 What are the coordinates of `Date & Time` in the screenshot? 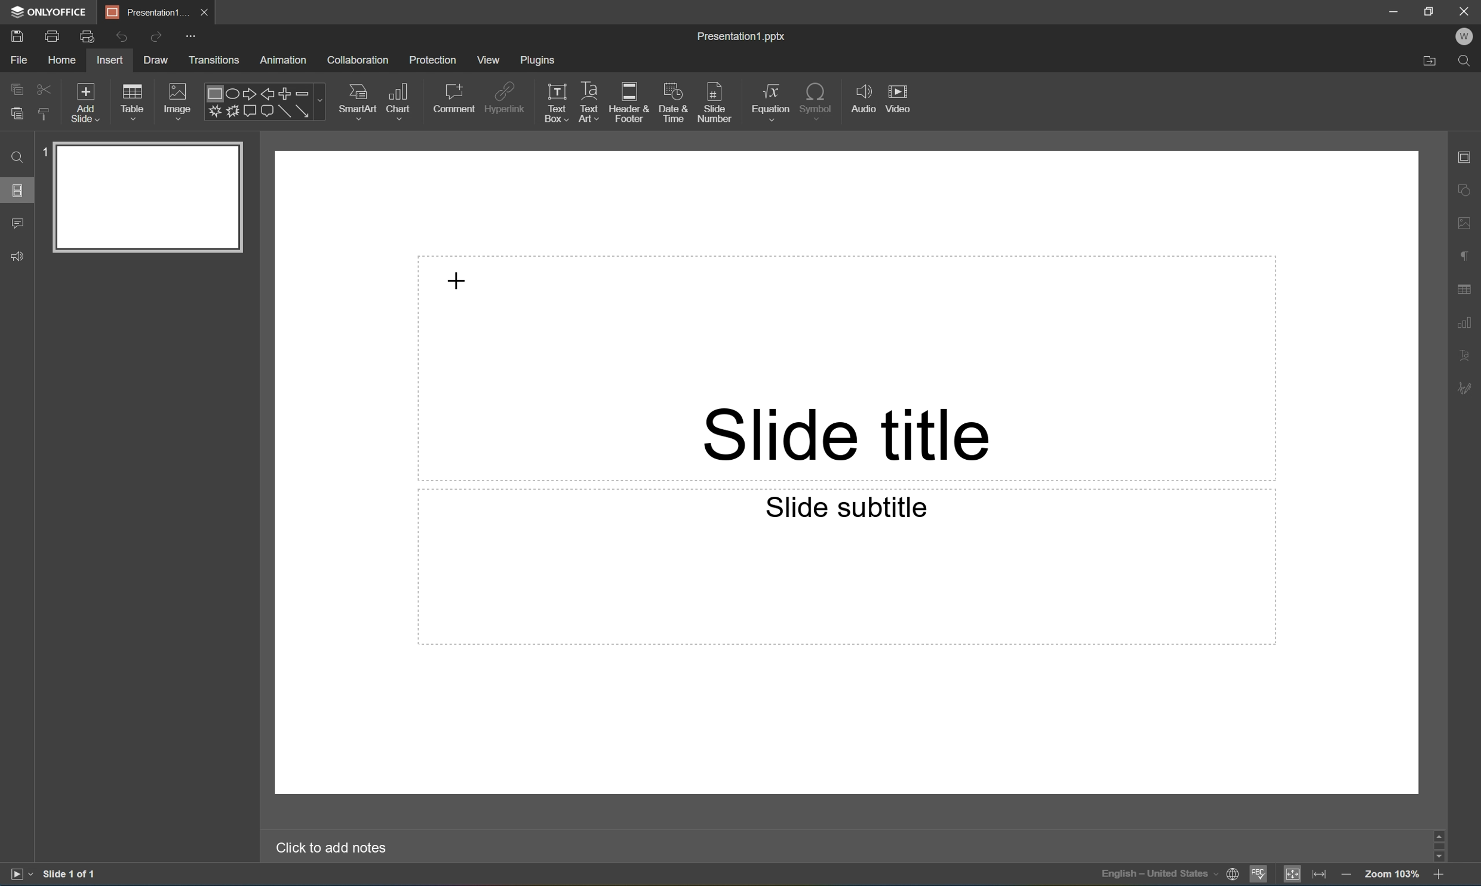 It's located at (672, 101).